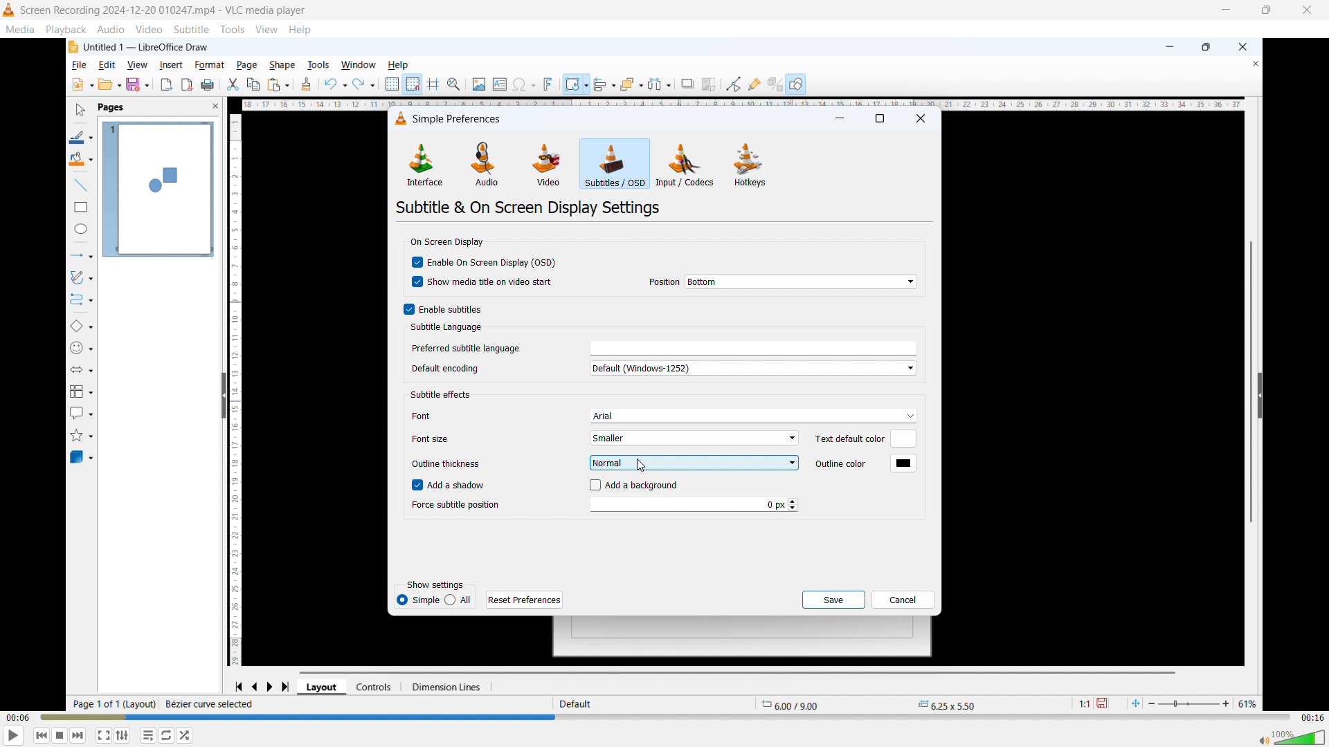  What do you see at coordinates (448, 241) in the screenshot?
I see `On screen display ` at bounding box center [448, 241].